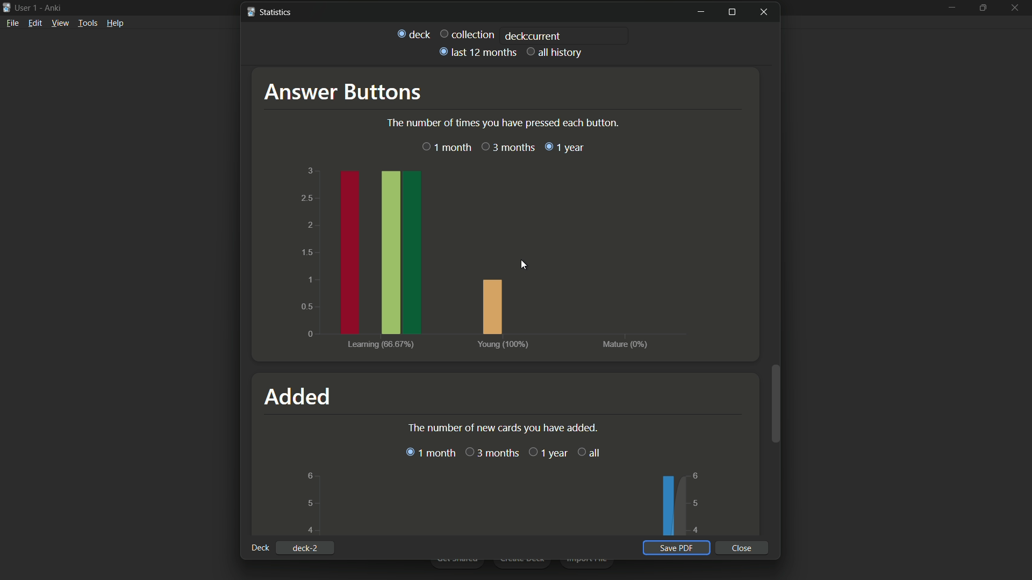  I want to click on scroll bar, so click(777, 403).